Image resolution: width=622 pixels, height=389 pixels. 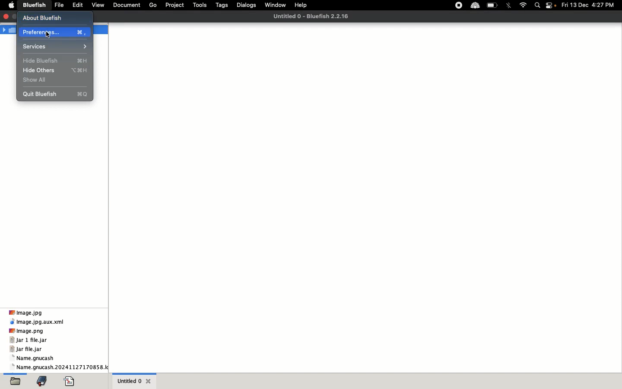 What do you see at coordinates (492, 7) in the screenshot?
I see `Charge` at bounding box center [492, 7].